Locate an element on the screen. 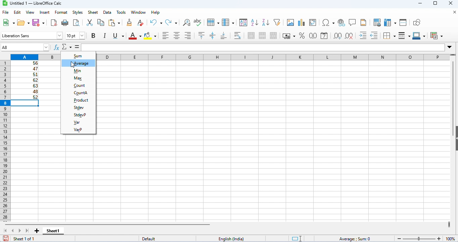 This screenshot has width=458, height=242. stdevp is located at coordinates (79, 115).